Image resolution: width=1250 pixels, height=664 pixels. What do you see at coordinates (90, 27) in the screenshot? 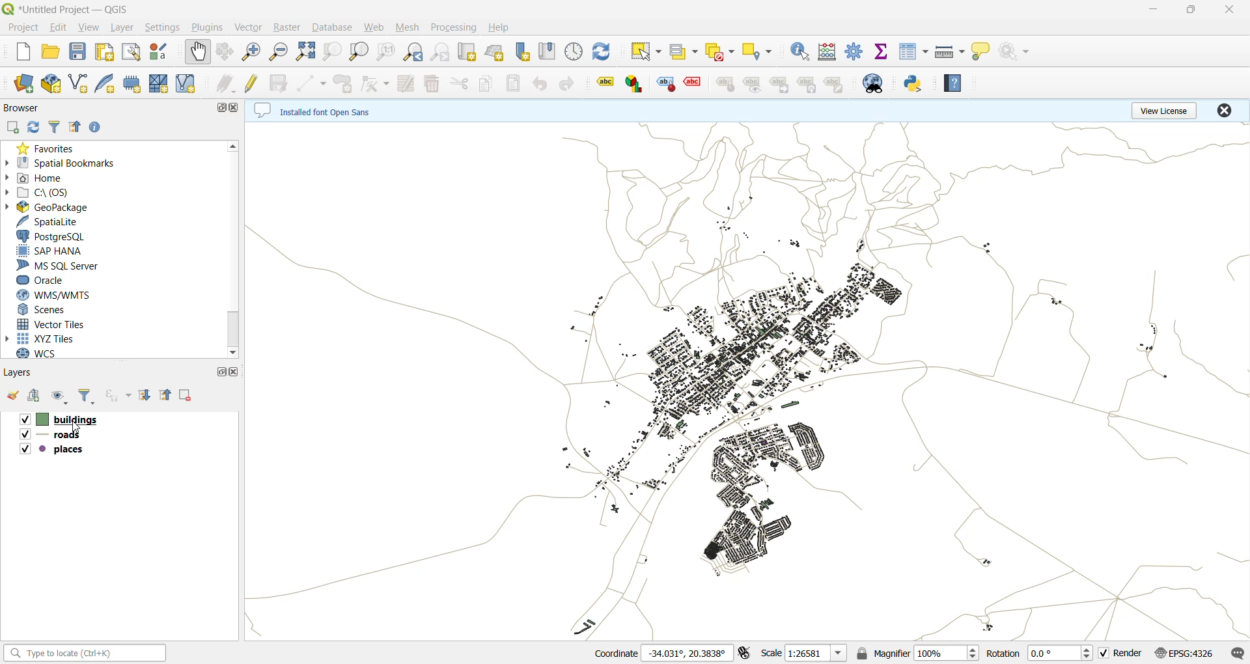
I see `view` at bounding box center [90, 27].